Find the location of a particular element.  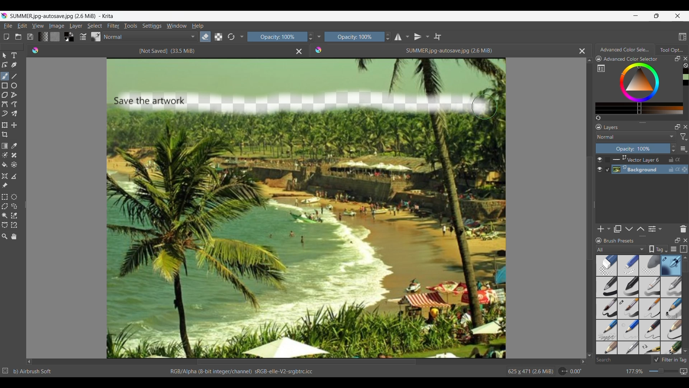

Close layers panel is located at coordinates (684, 127).